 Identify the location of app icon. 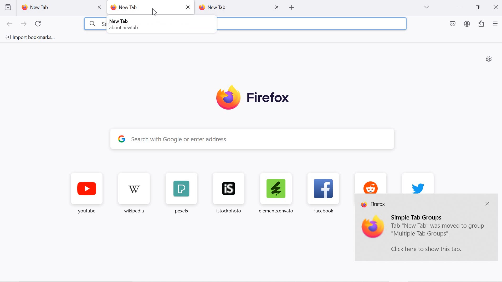
(373, 227).